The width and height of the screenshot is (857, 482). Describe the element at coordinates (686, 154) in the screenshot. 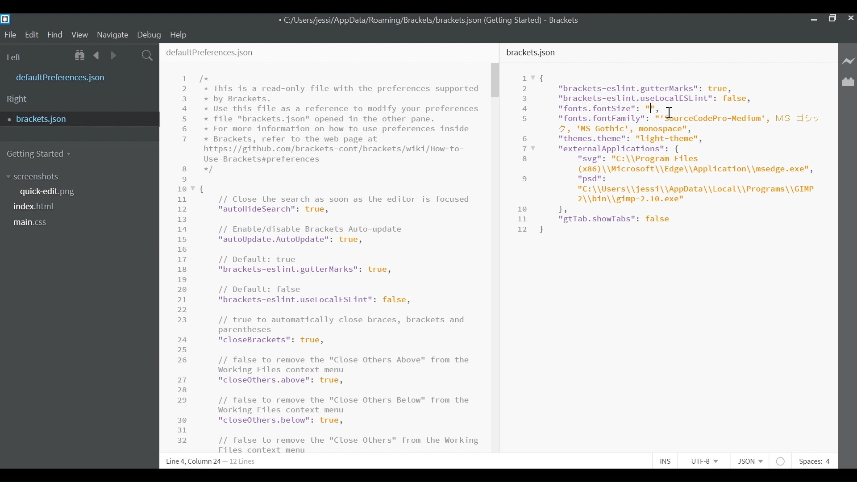

I see `Code Editor for Bracket software overview.` at that location.